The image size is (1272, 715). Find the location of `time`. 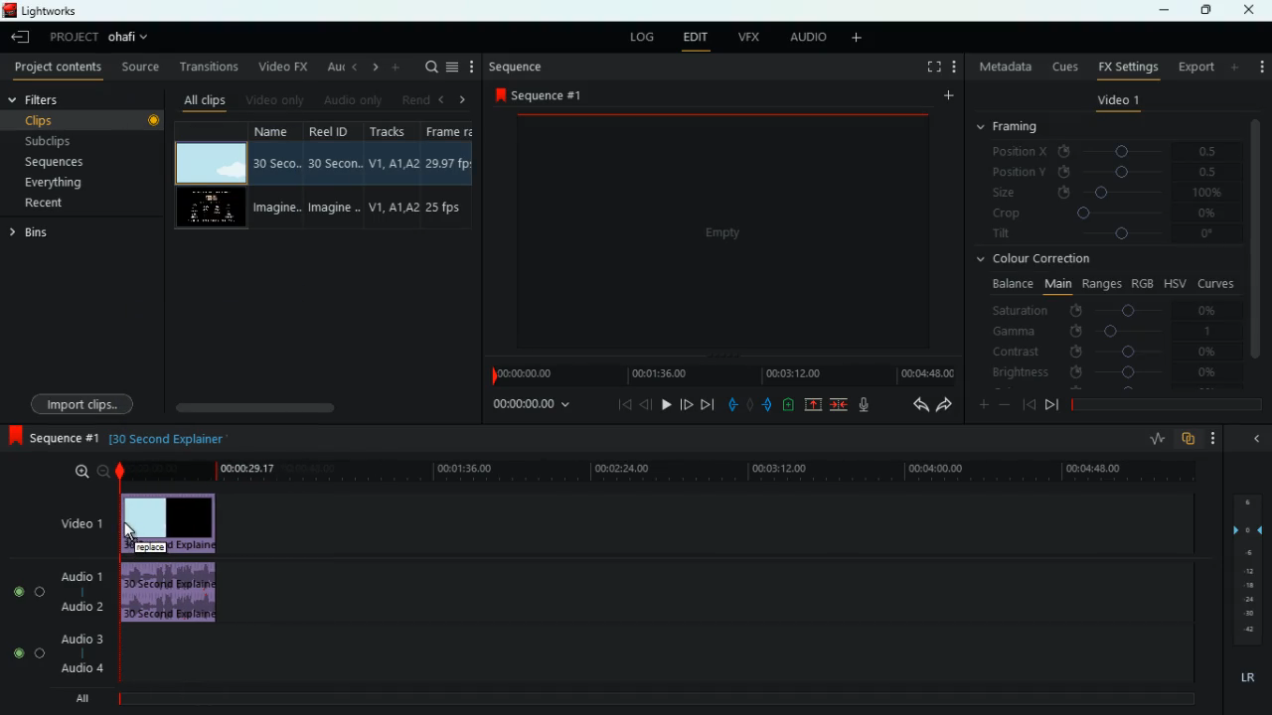

time is located at coordinates (719, 375).